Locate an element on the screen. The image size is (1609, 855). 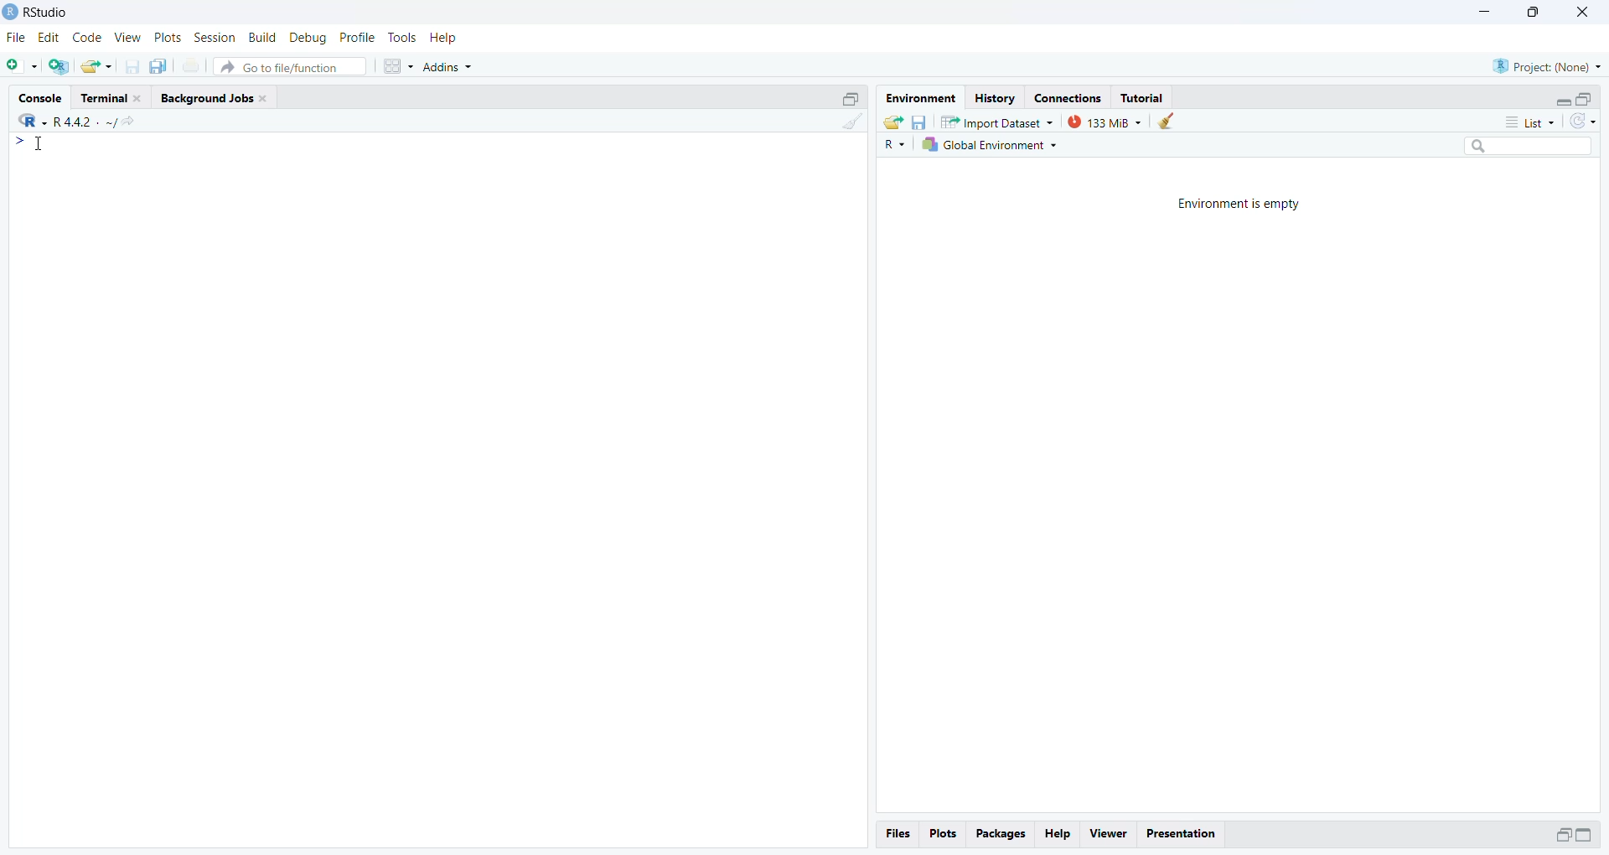
133  MB used by R session is located at coordinates (1106, 125).